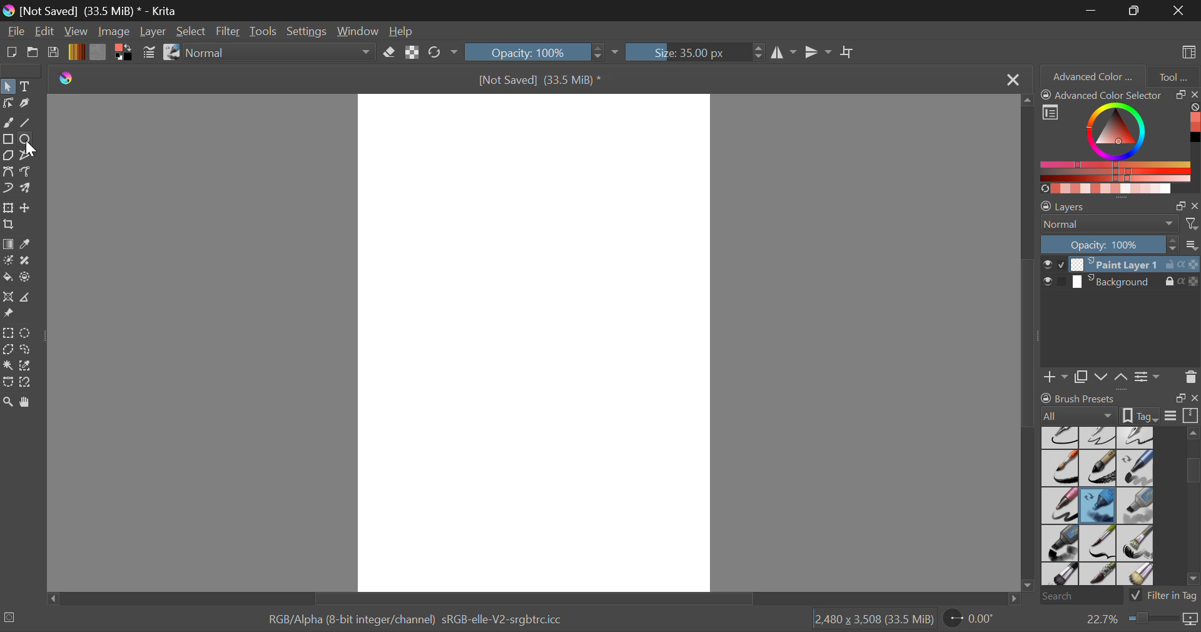 The image size is (1201, 632). I want to click on Opacity 100%, so click(534, 52).